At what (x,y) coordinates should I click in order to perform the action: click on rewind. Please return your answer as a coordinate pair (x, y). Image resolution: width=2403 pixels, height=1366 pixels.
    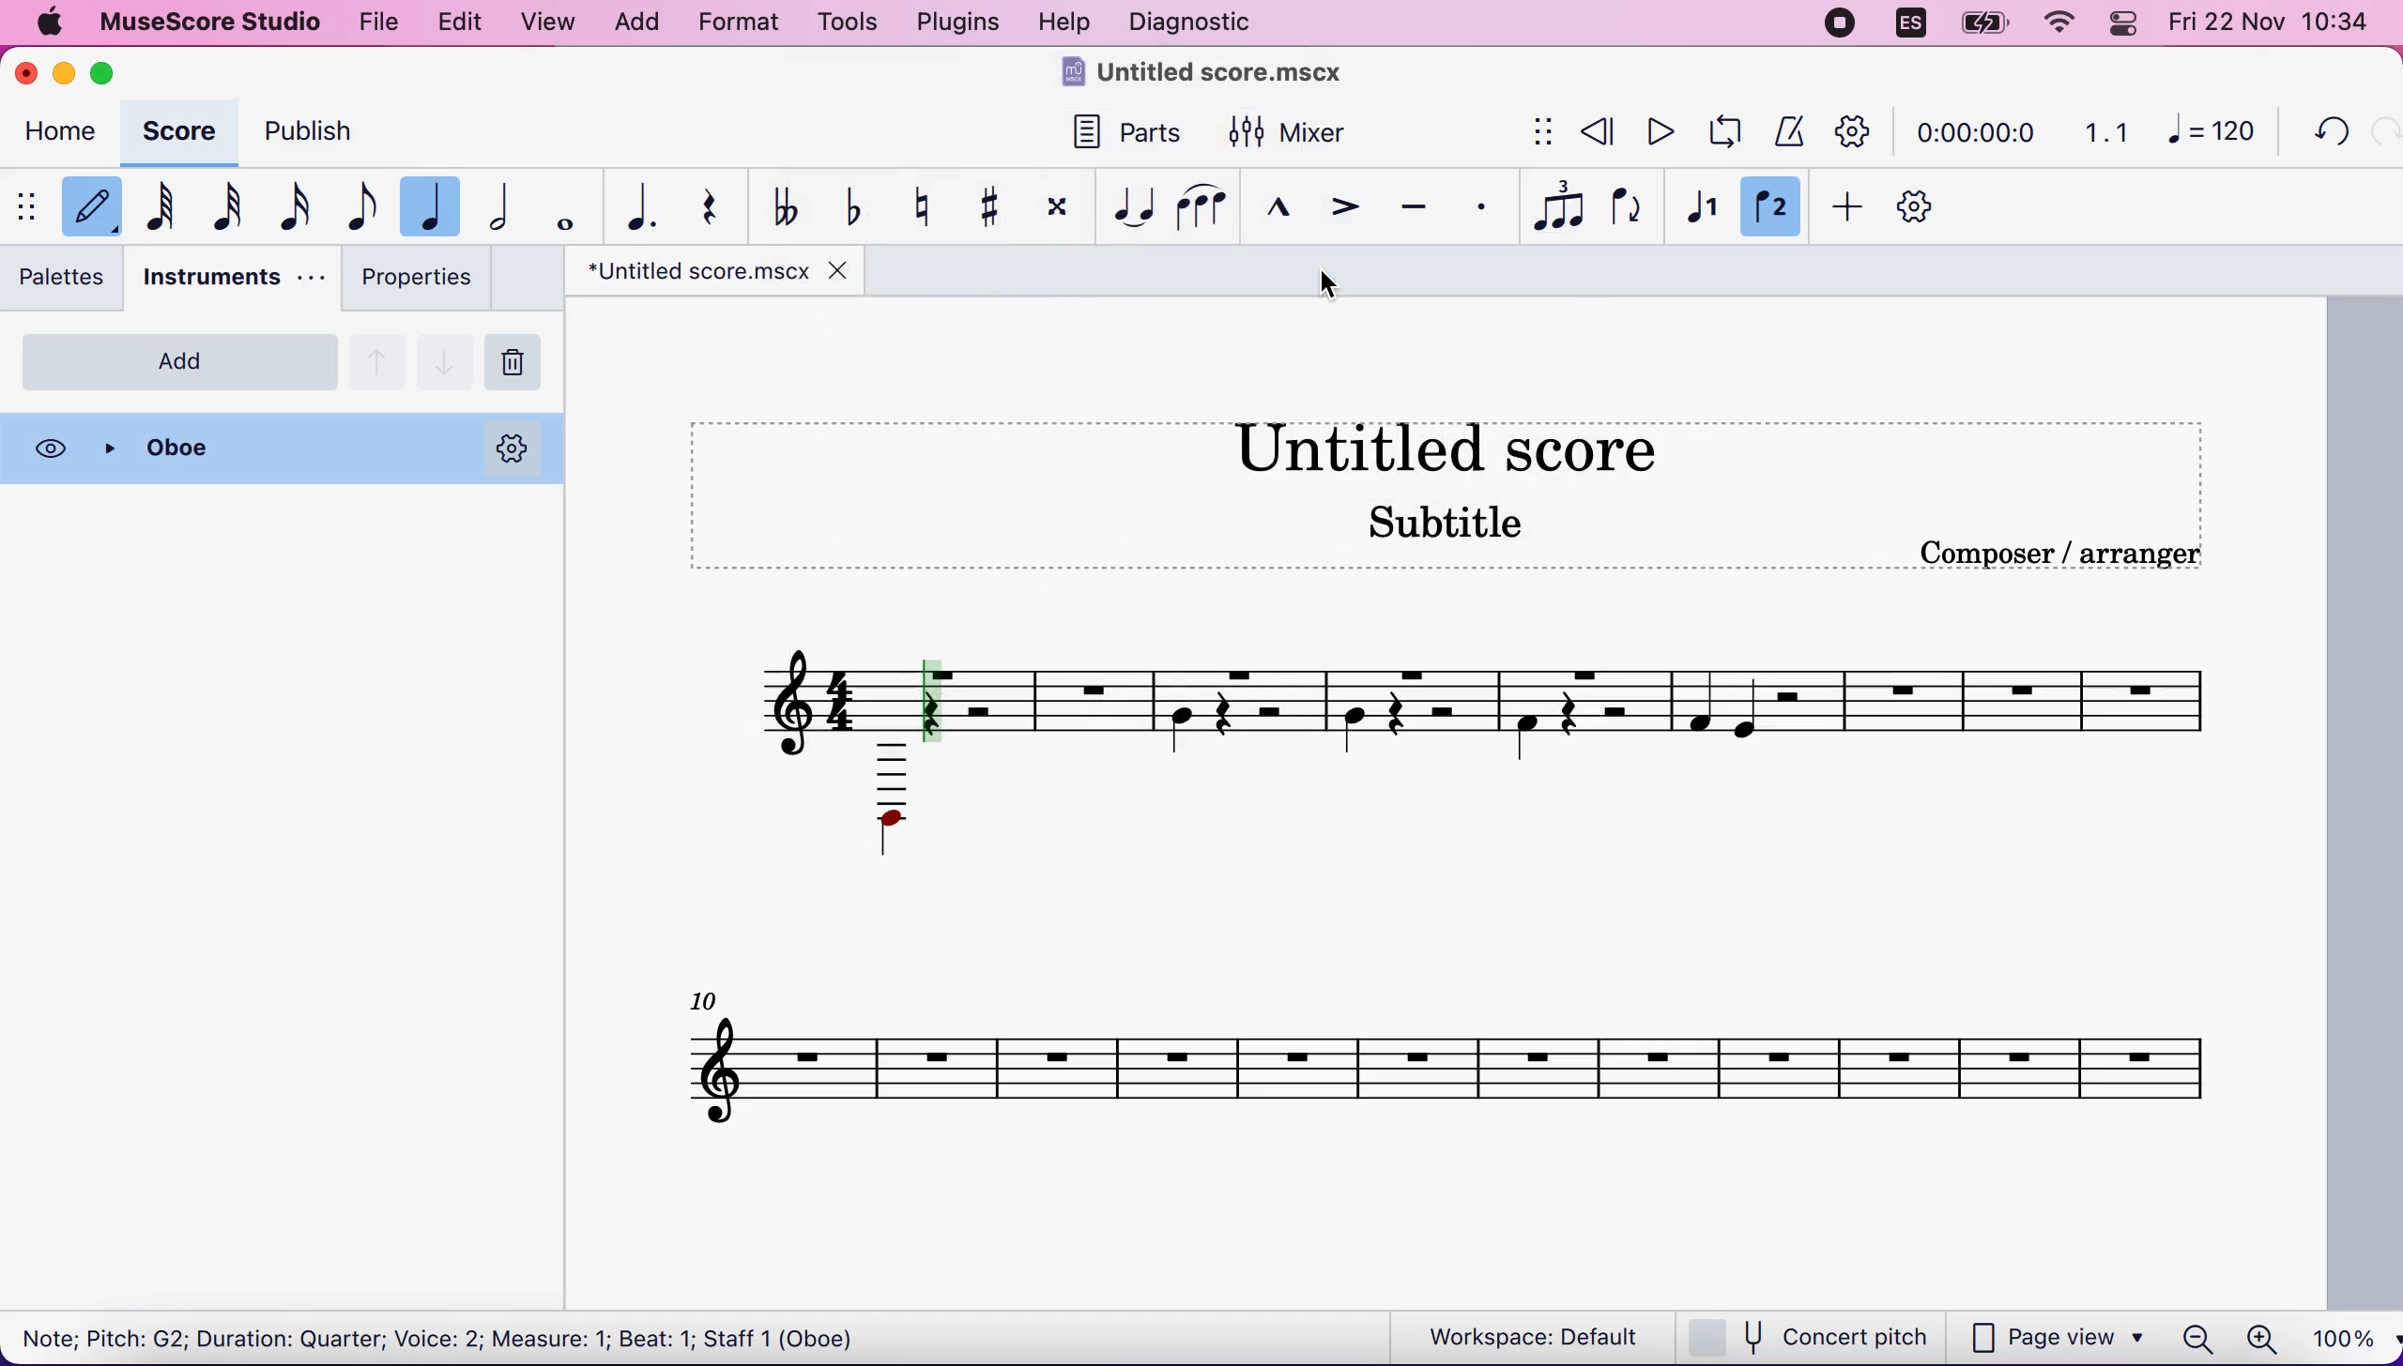
    Looking at the image, I should click on (1595, 129).